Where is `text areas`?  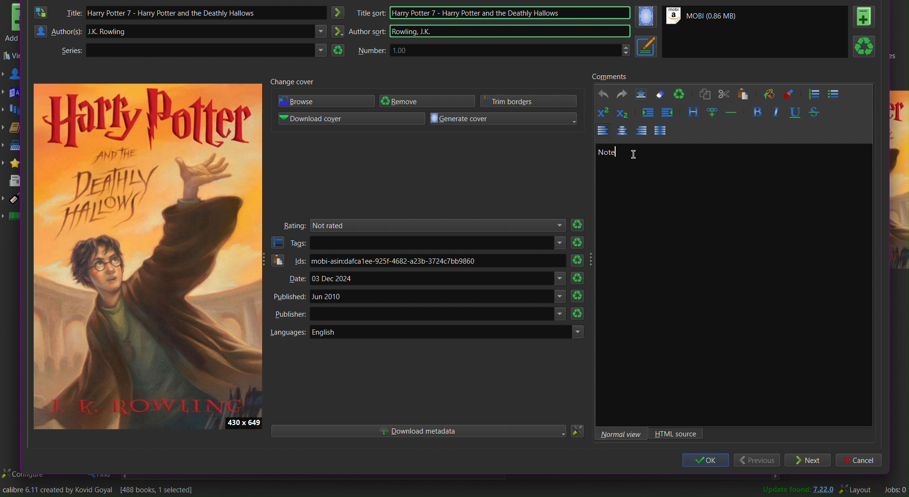 text areas is located at coordinates (438, 243).